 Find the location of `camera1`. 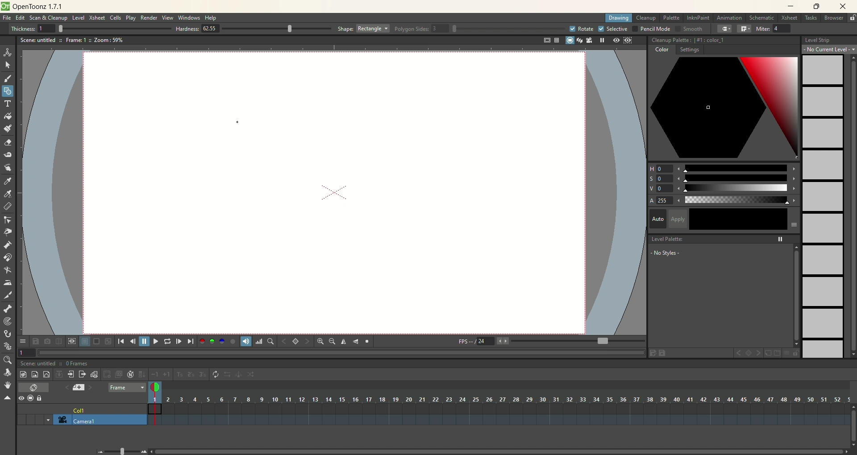

camera1 is located at coordinates (109, 420).